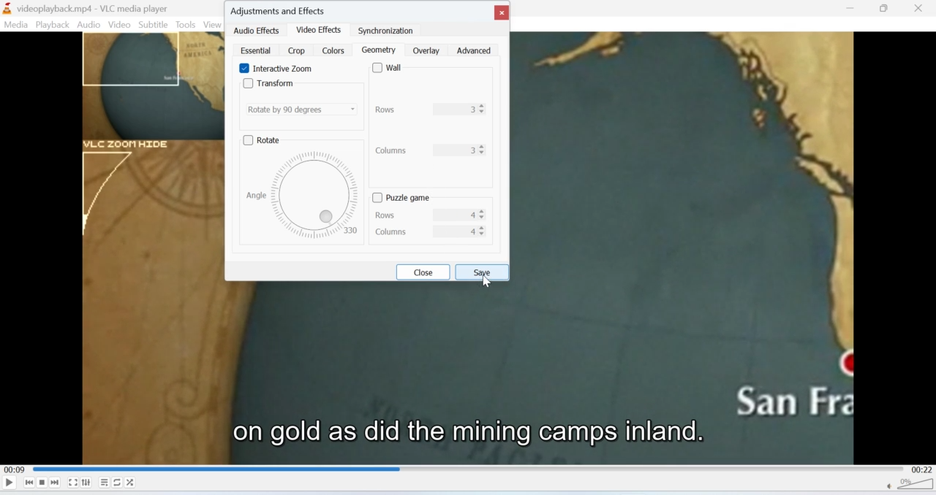 The height and width of the screenshot is (495, 936). What do you see at coordinates (105, 483) in the screenshot?
I see `Playlist` at bounding box center [105, 483].